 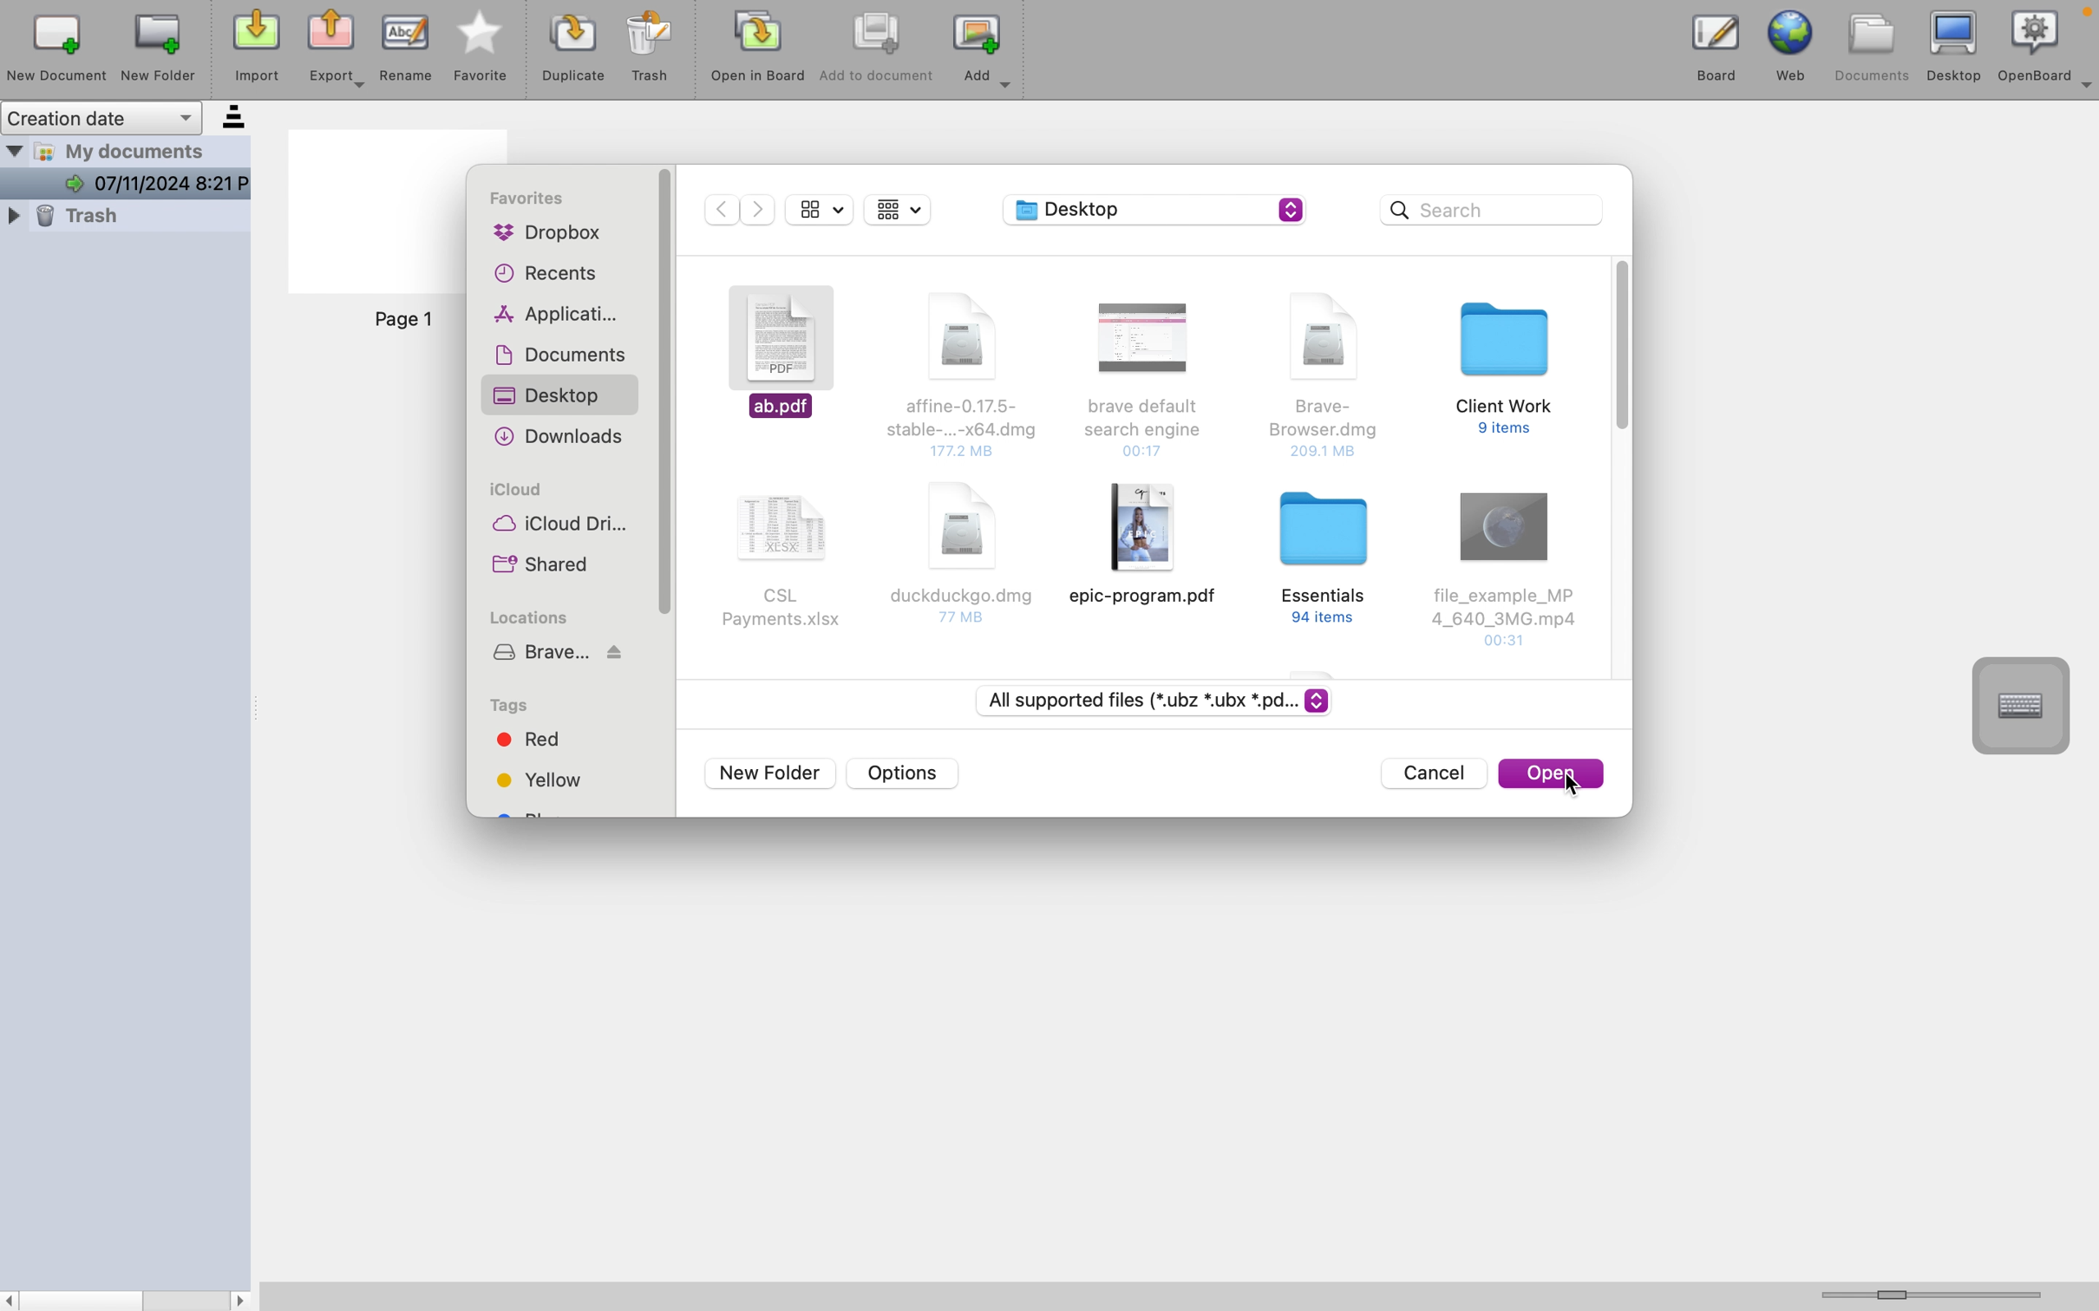 I want to click on board, so click(x=1716, y=44).